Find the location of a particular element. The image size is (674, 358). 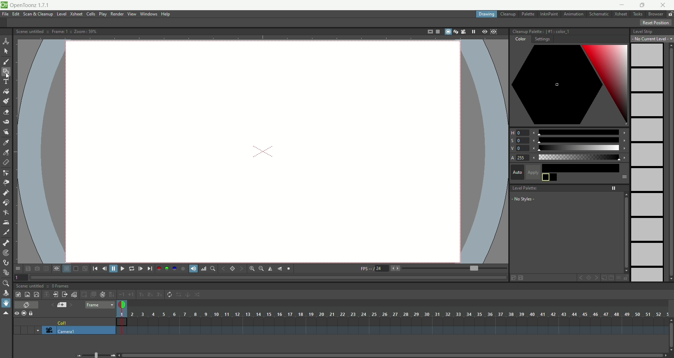

fill tool is located at coordinates (6, 92).